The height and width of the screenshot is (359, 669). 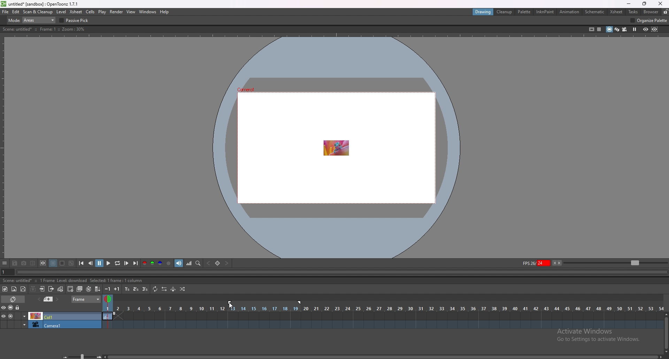 What do you see at coordinates (189, 263) in the screenshot?
I see `histogram` at bounding box center [189, 263].